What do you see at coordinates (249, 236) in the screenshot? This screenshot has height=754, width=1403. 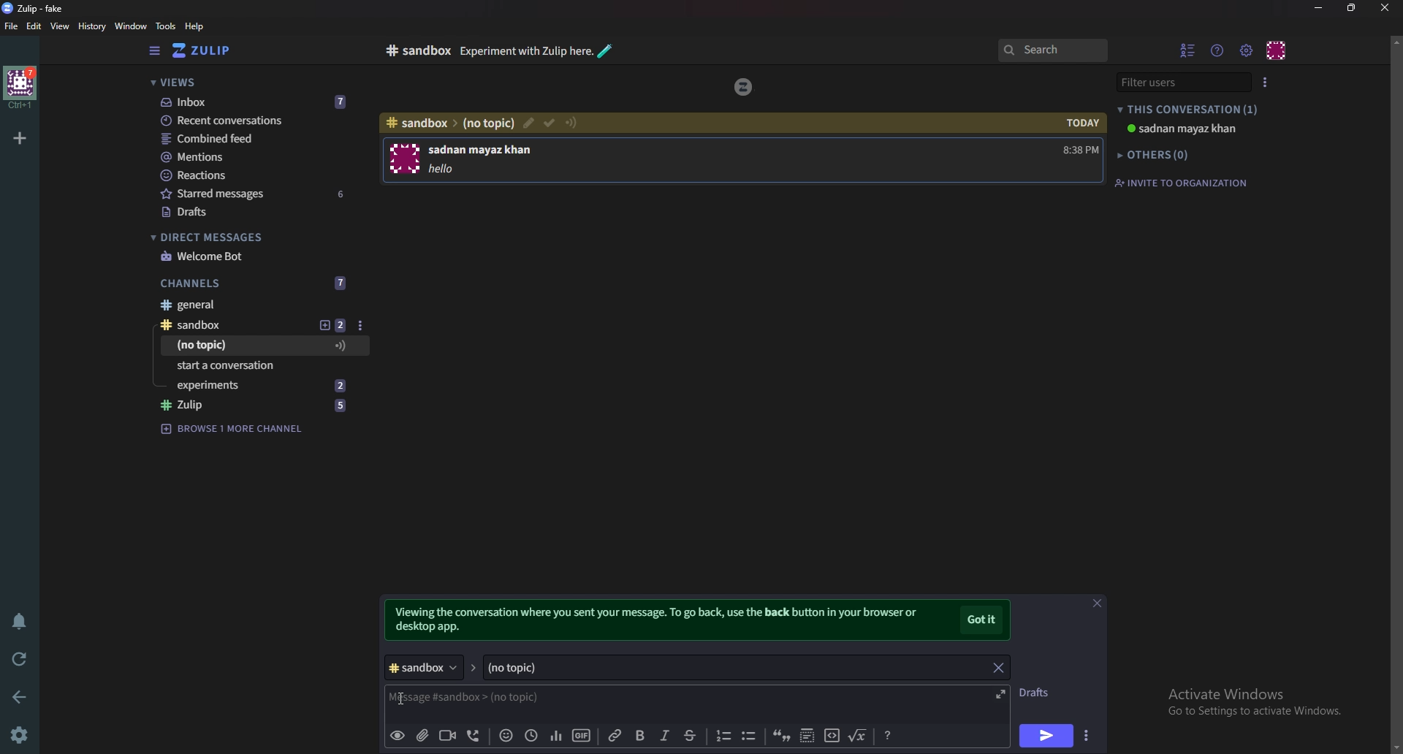 I see `Direct messages` at bounding box center [249, 236].